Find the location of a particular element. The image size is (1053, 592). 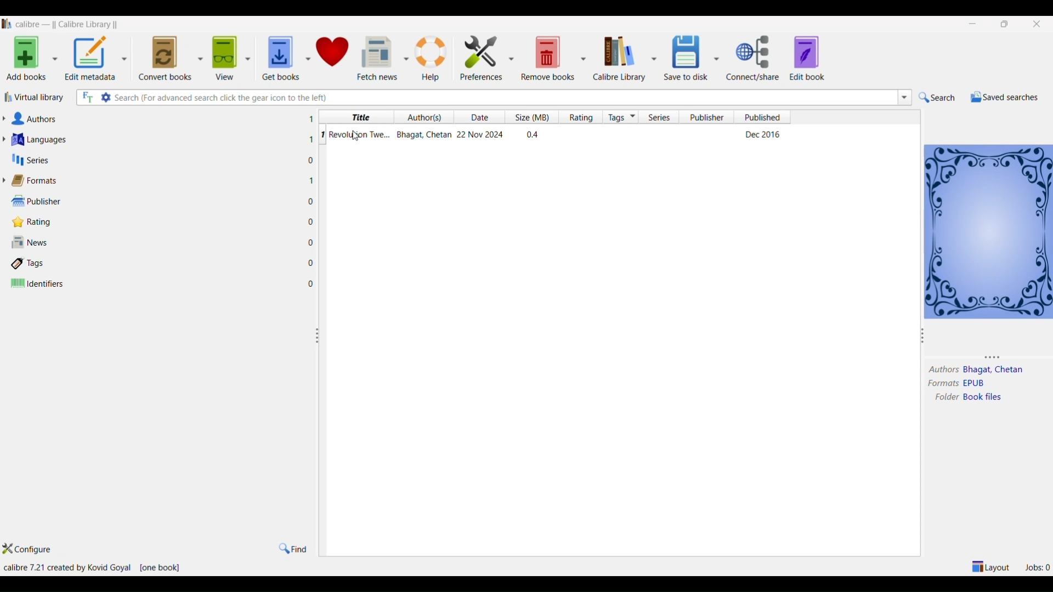

maximize  is located at coordinates (1006, 24).